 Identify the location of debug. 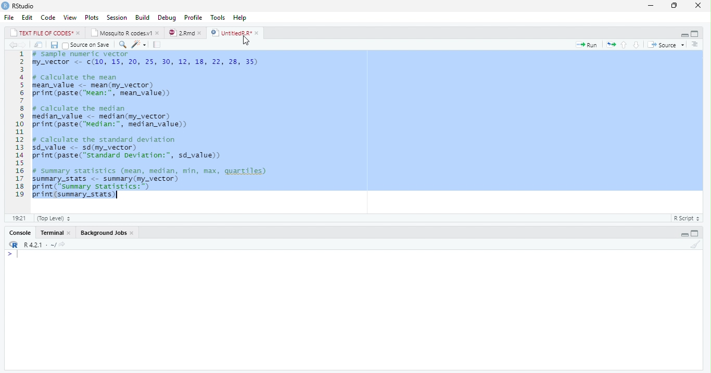
(167, 17).